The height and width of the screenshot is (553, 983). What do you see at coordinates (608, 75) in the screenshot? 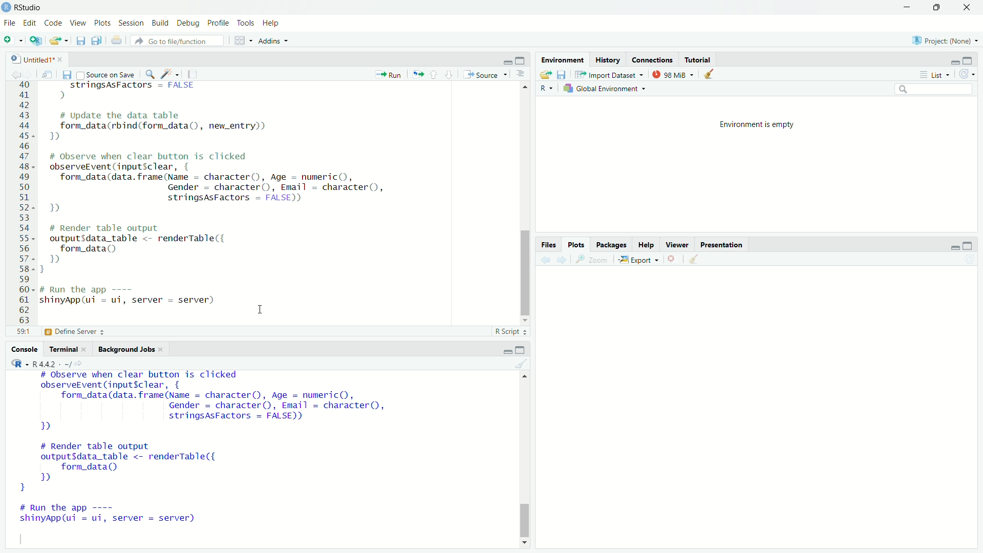
I see `import dataset` at bounding box center [608, 75].